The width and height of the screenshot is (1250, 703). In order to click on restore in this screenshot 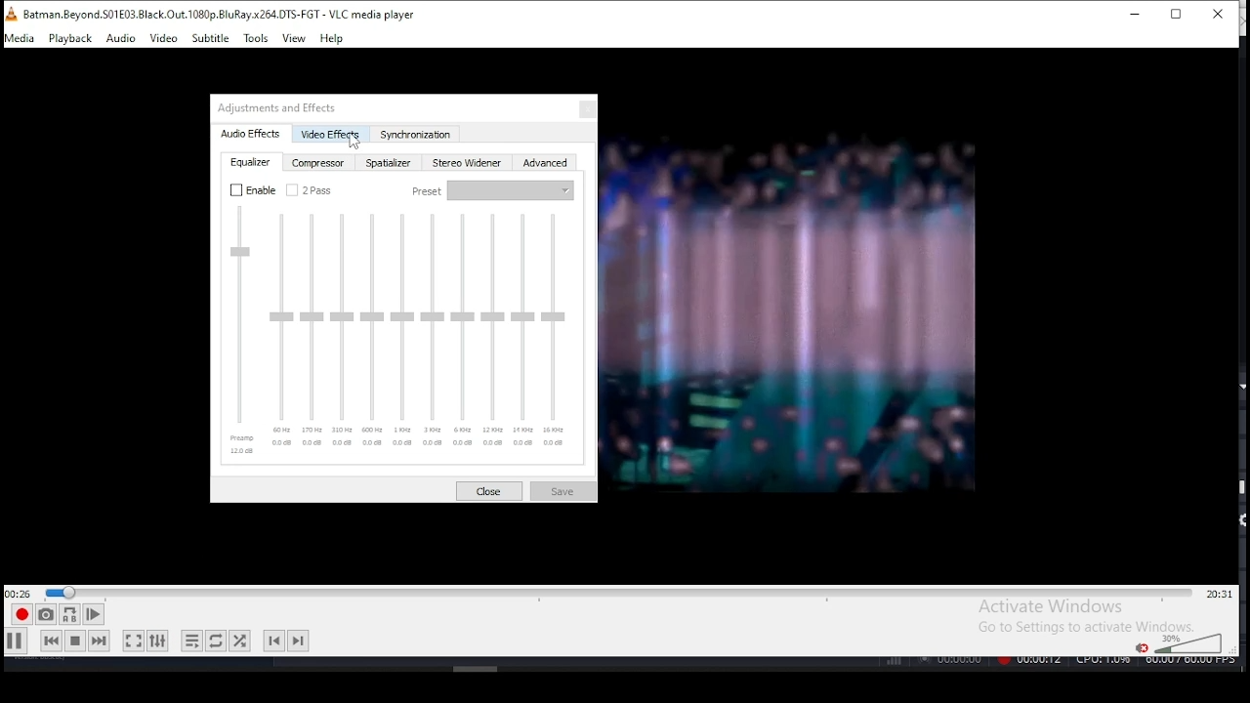, I will do `click(1176, 16)`.